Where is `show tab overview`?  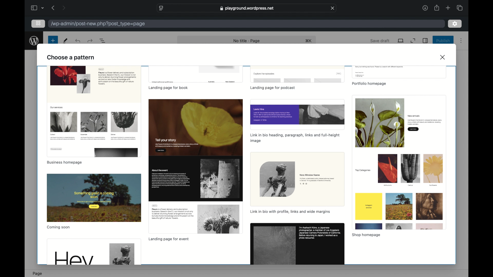 show tab overview is located at coordinates (459, 8).